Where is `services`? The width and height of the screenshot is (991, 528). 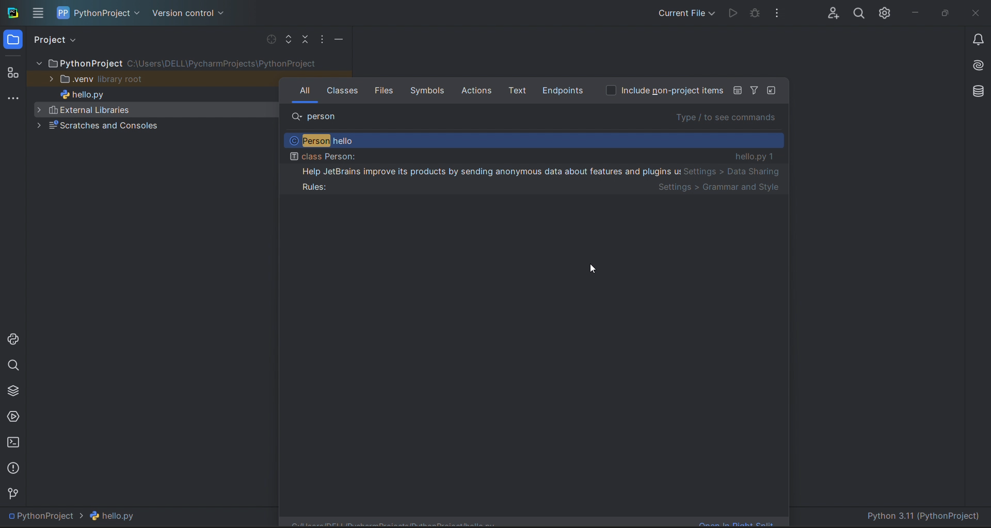
services is located at coordinates (13, 416).